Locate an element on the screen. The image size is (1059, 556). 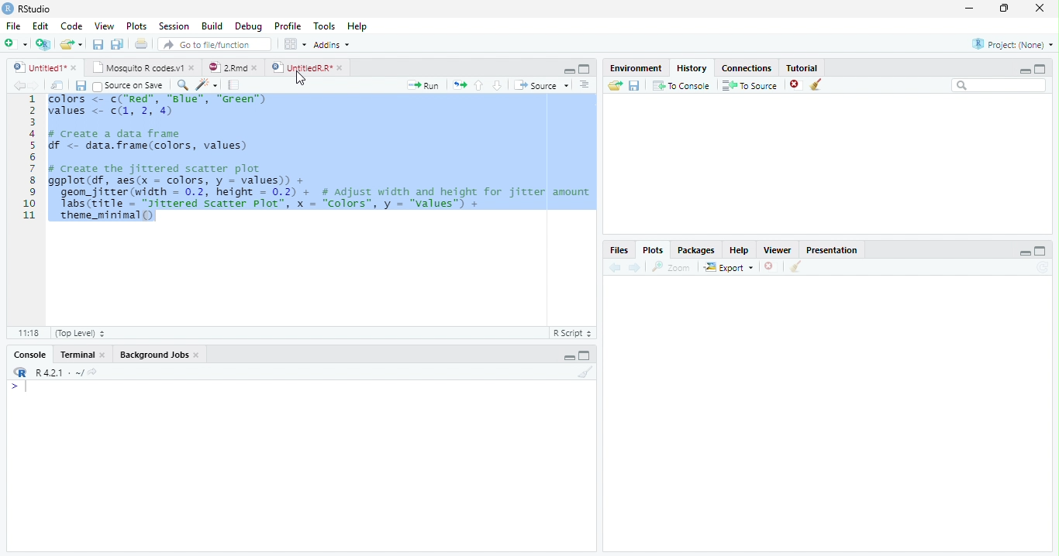
Tools is located at coordinates (324, 26).